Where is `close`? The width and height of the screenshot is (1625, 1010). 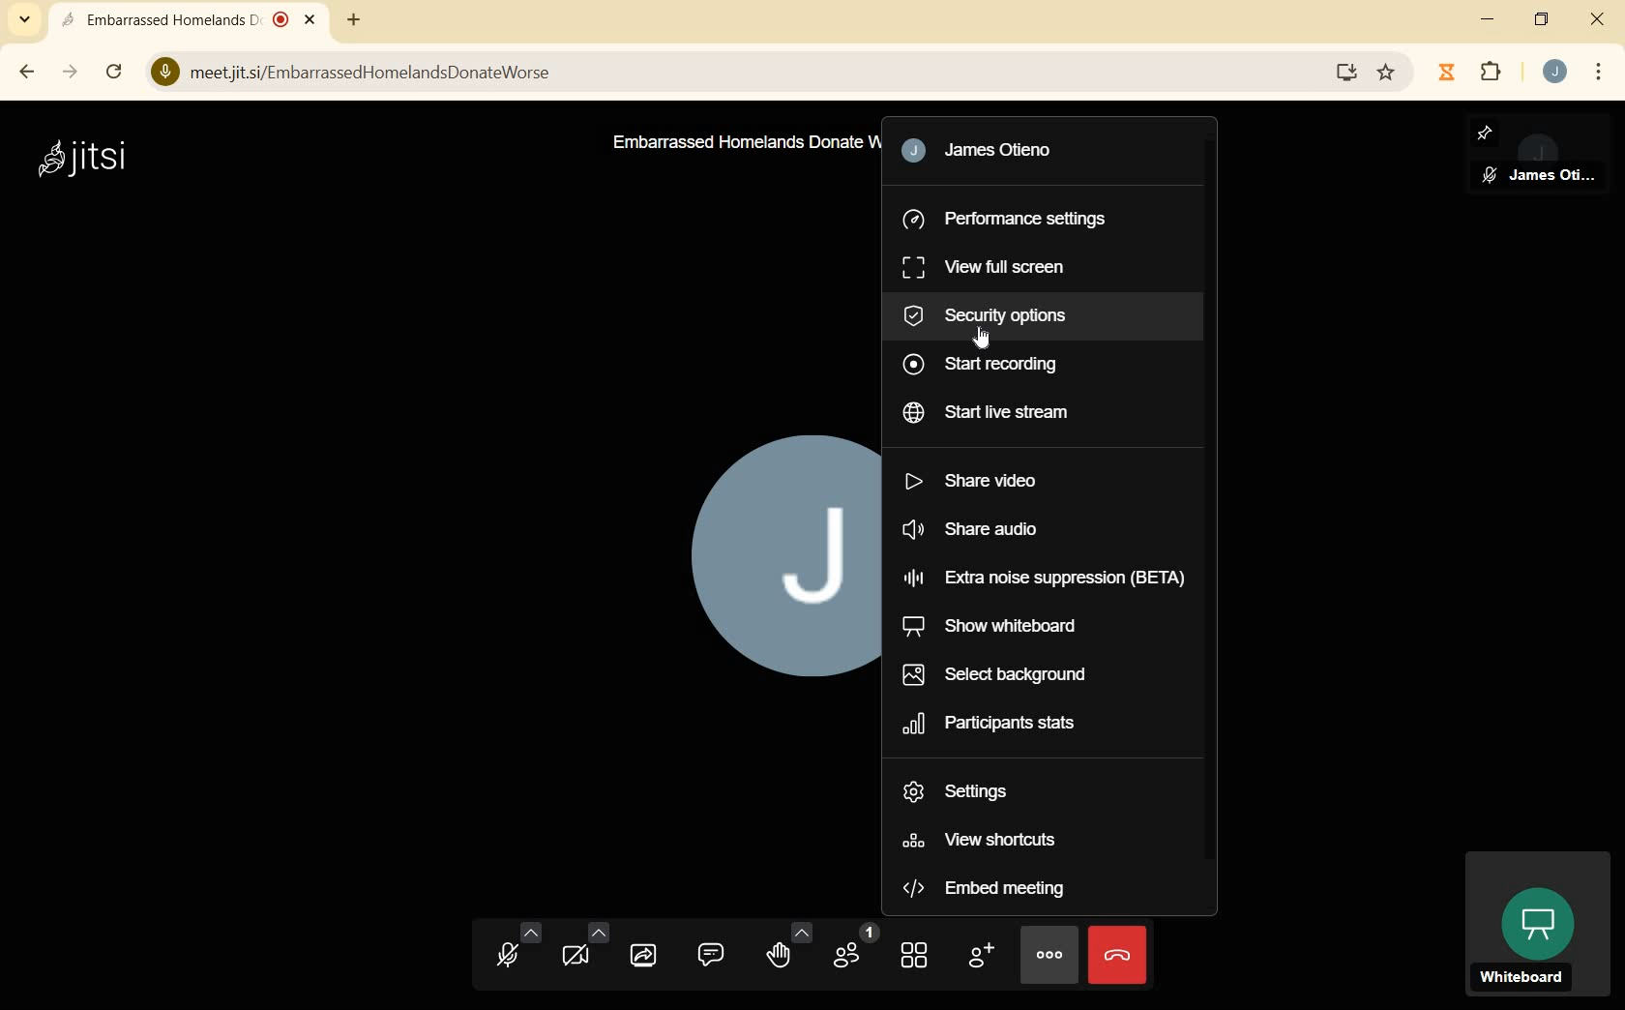
close is located at coordinates (1597, 21).